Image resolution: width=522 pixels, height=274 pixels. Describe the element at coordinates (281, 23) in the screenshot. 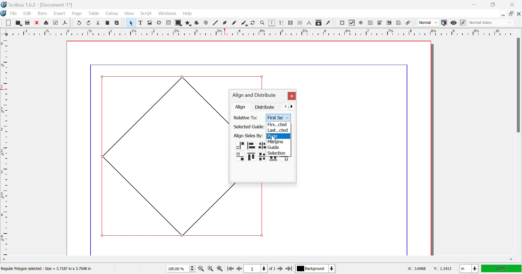

I see `Edit text with story editor` at that location.